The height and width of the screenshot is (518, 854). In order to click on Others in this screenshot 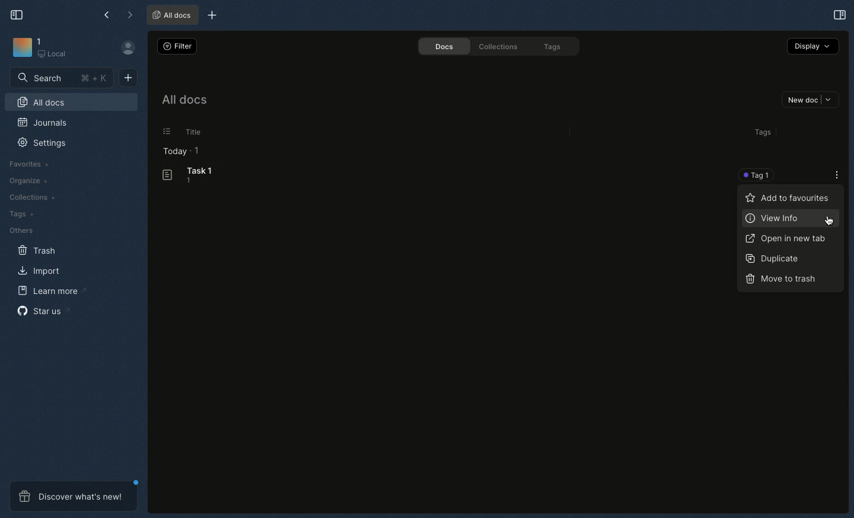, I will do `click(22, 231)`.